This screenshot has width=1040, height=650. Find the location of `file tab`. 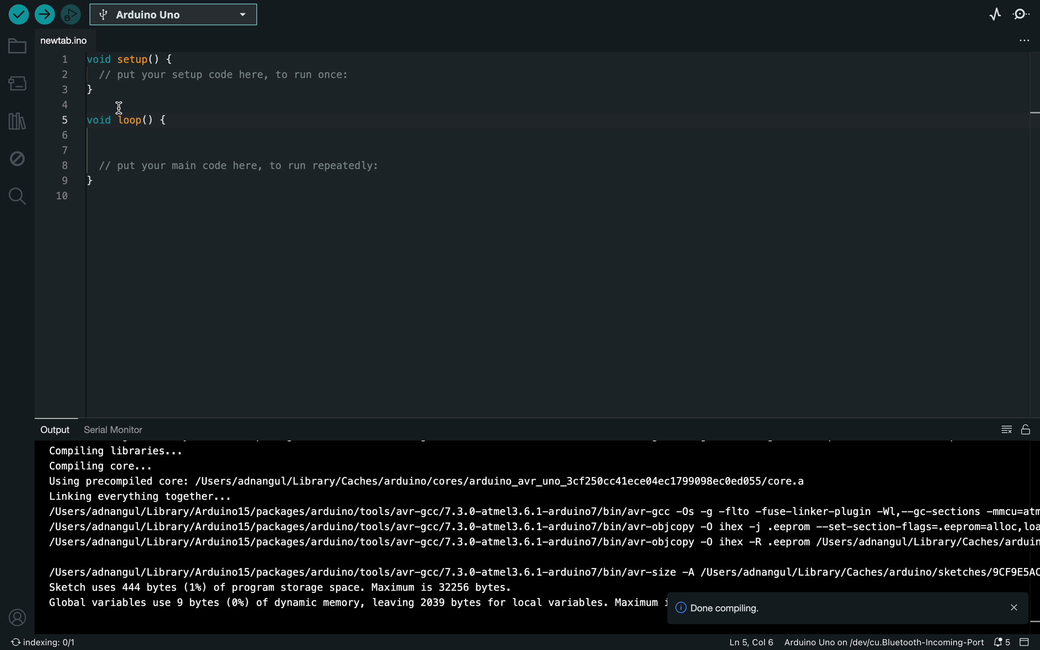

file tab is located at coordinates (70, 40).